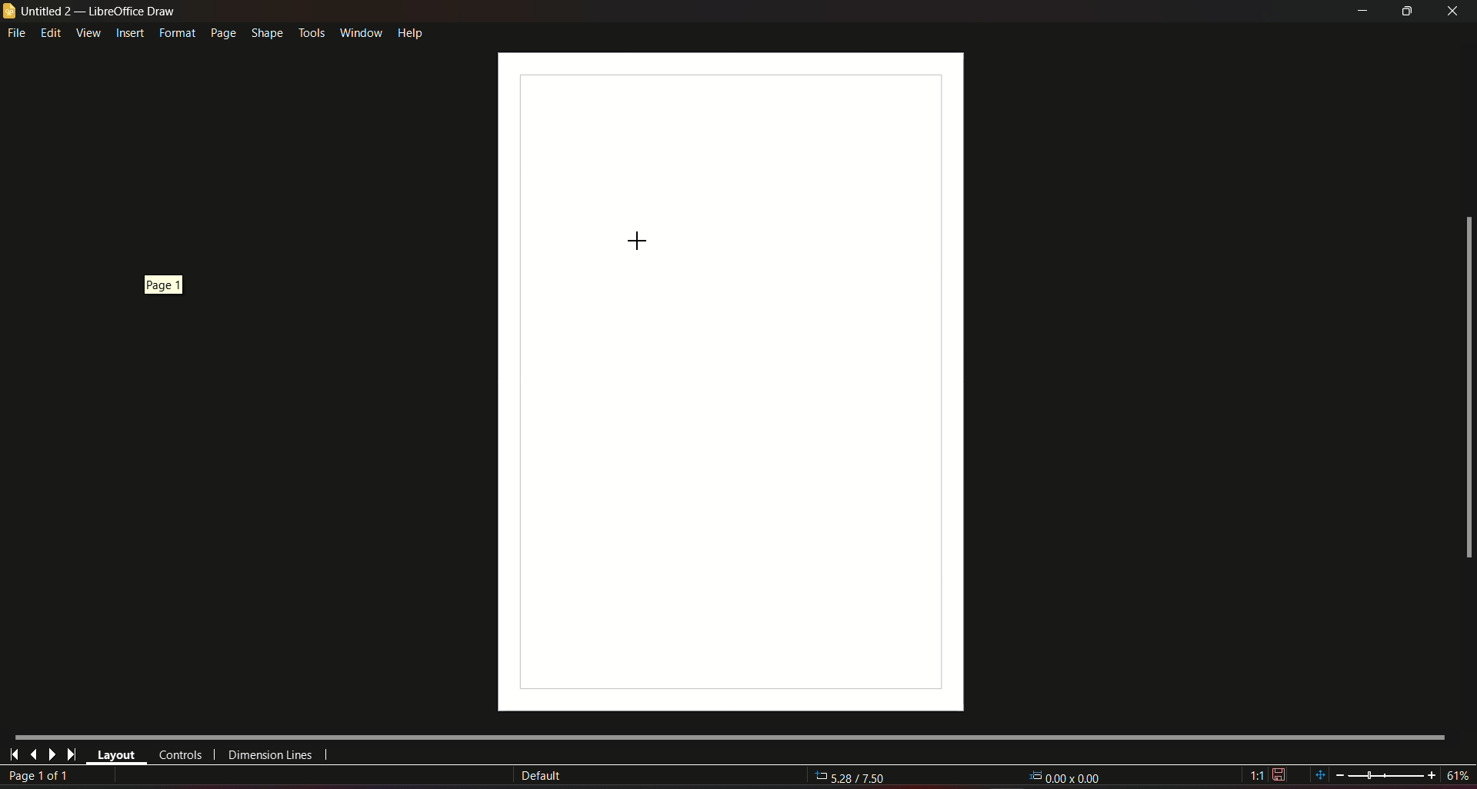 The image size is (1477, 789). What do you see at coordinates (541, 776) in the screenshot?
I see `Default` at bounding box center [541, 776].